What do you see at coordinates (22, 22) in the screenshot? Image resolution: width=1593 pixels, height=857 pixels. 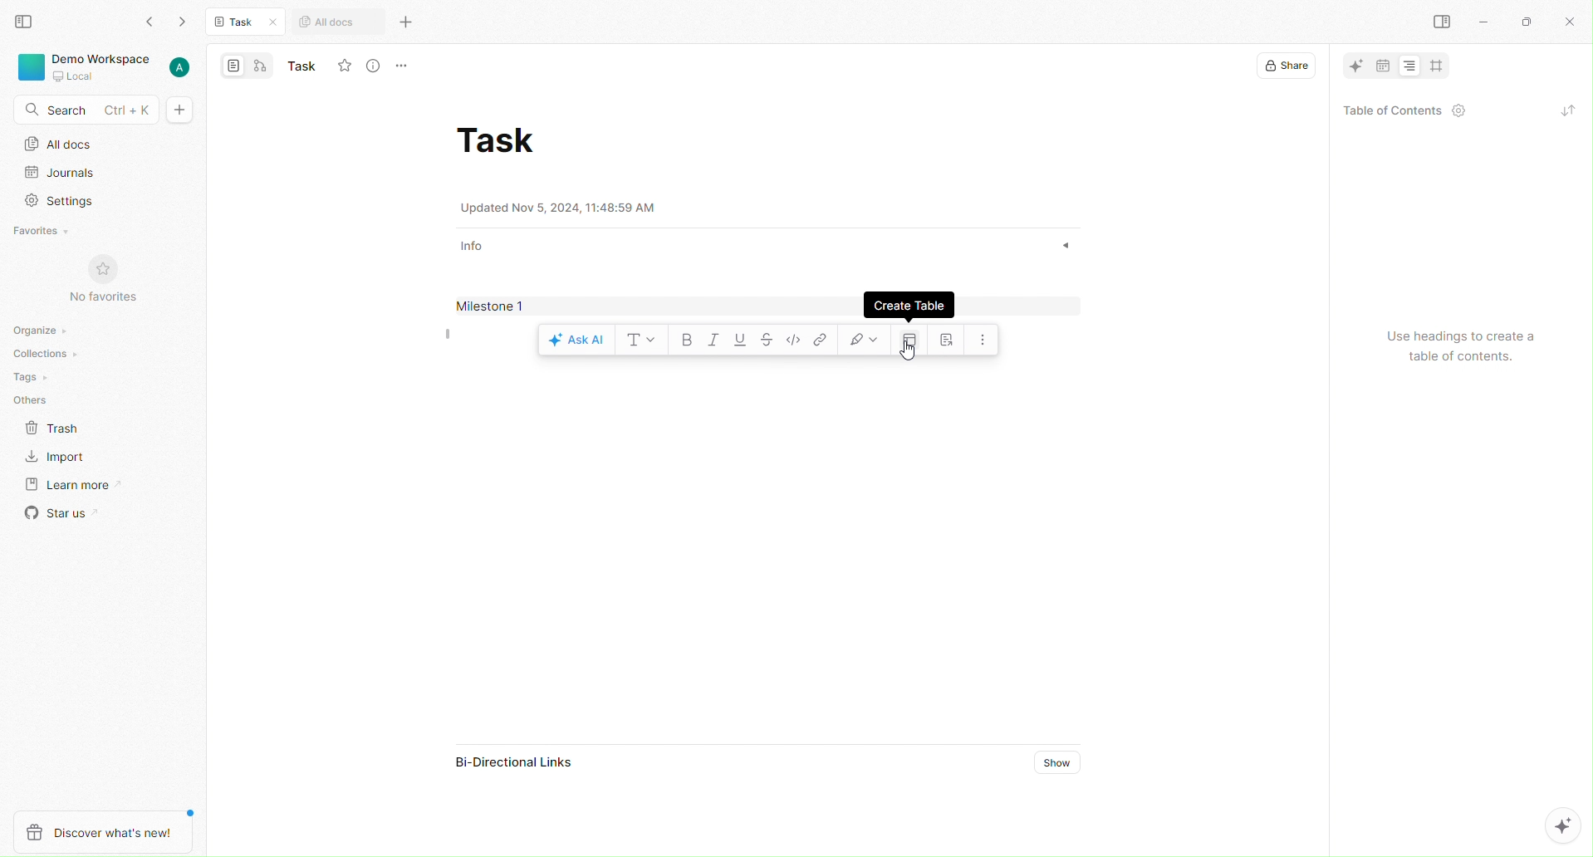 I see `View` at bounding box center [22, 22].